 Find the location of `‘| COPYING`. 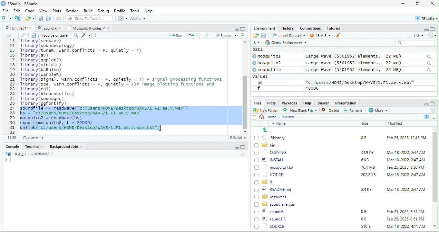

‘| COPYING is located at coordinates (270, 152).